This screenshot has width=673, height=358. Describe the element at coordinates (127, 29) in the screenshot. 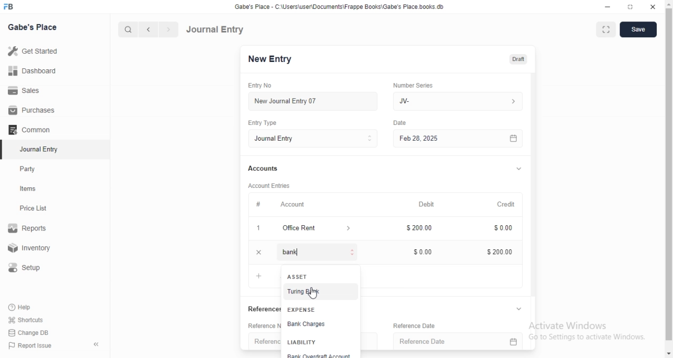

I see `search` at that location.